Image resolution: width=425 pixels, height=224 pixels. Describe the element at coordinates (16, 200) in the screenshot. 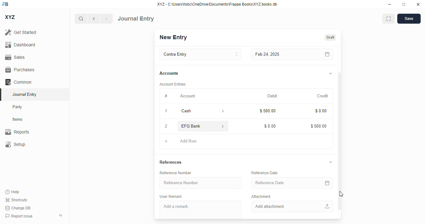

I see `shortcuts` at that location.